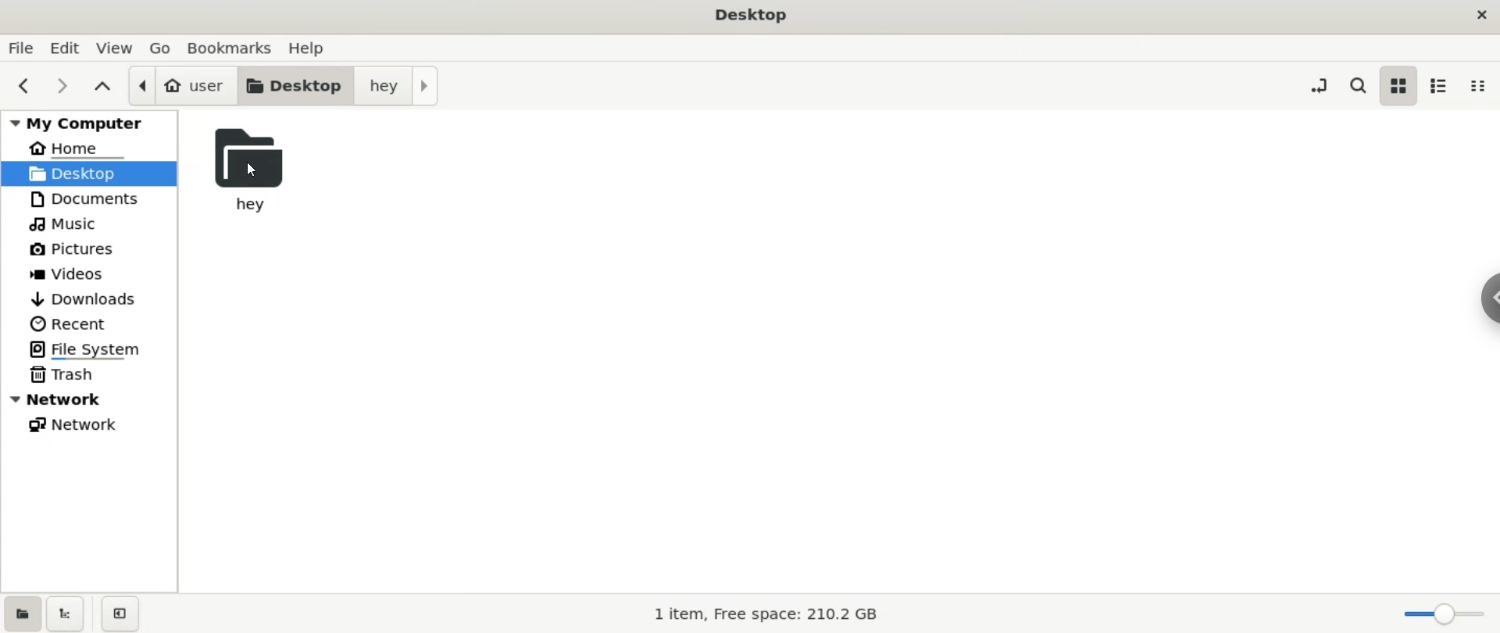 The width and height of the screenshot is (1500, 633). Describe the element at coordinates (1318, 84) in the screenshot. I see `toggle location entry` at that location.